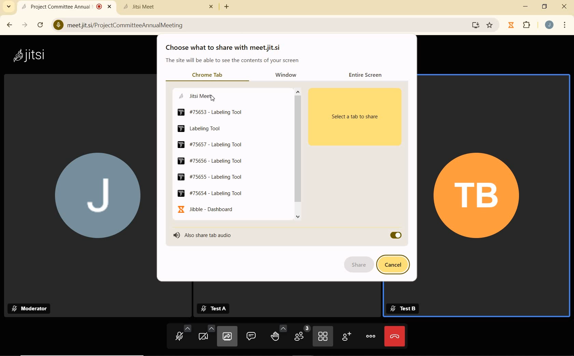 Image resolution: width=574 pixels, height=356 pixels. Describe the element at coordinates (210, 112) in the screenshot. I see `#75653 - Labeling Tool` at that location.